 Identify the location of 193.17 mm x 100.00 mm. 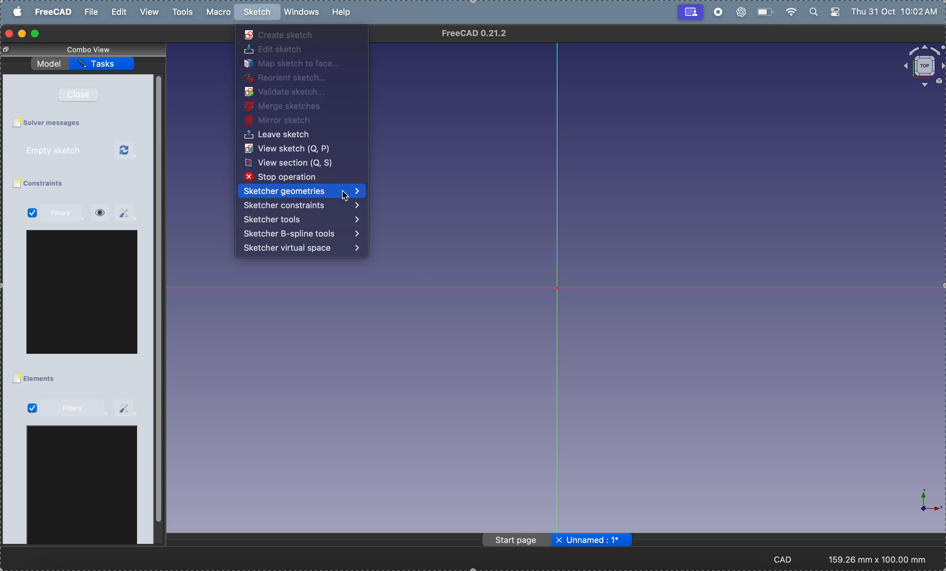
(878, 559).